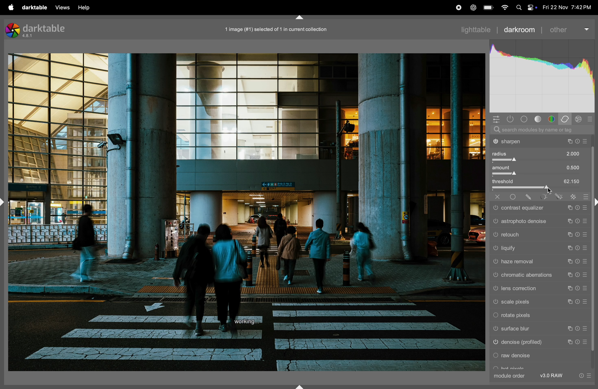 The image size is (598, 389). I want to click on v 3 raw, so click(553, 376).